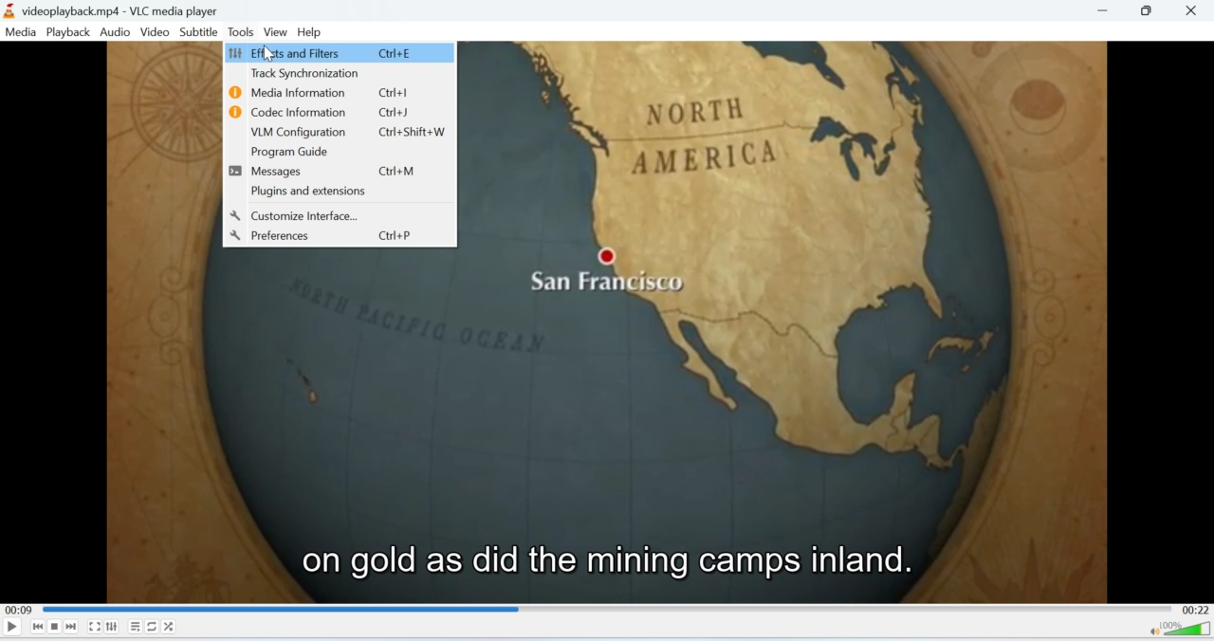  What do you see at coordinates (410, 132) in the screenshot?
I see `Ctrl+Shift+W` at bounding box center [410, 132].